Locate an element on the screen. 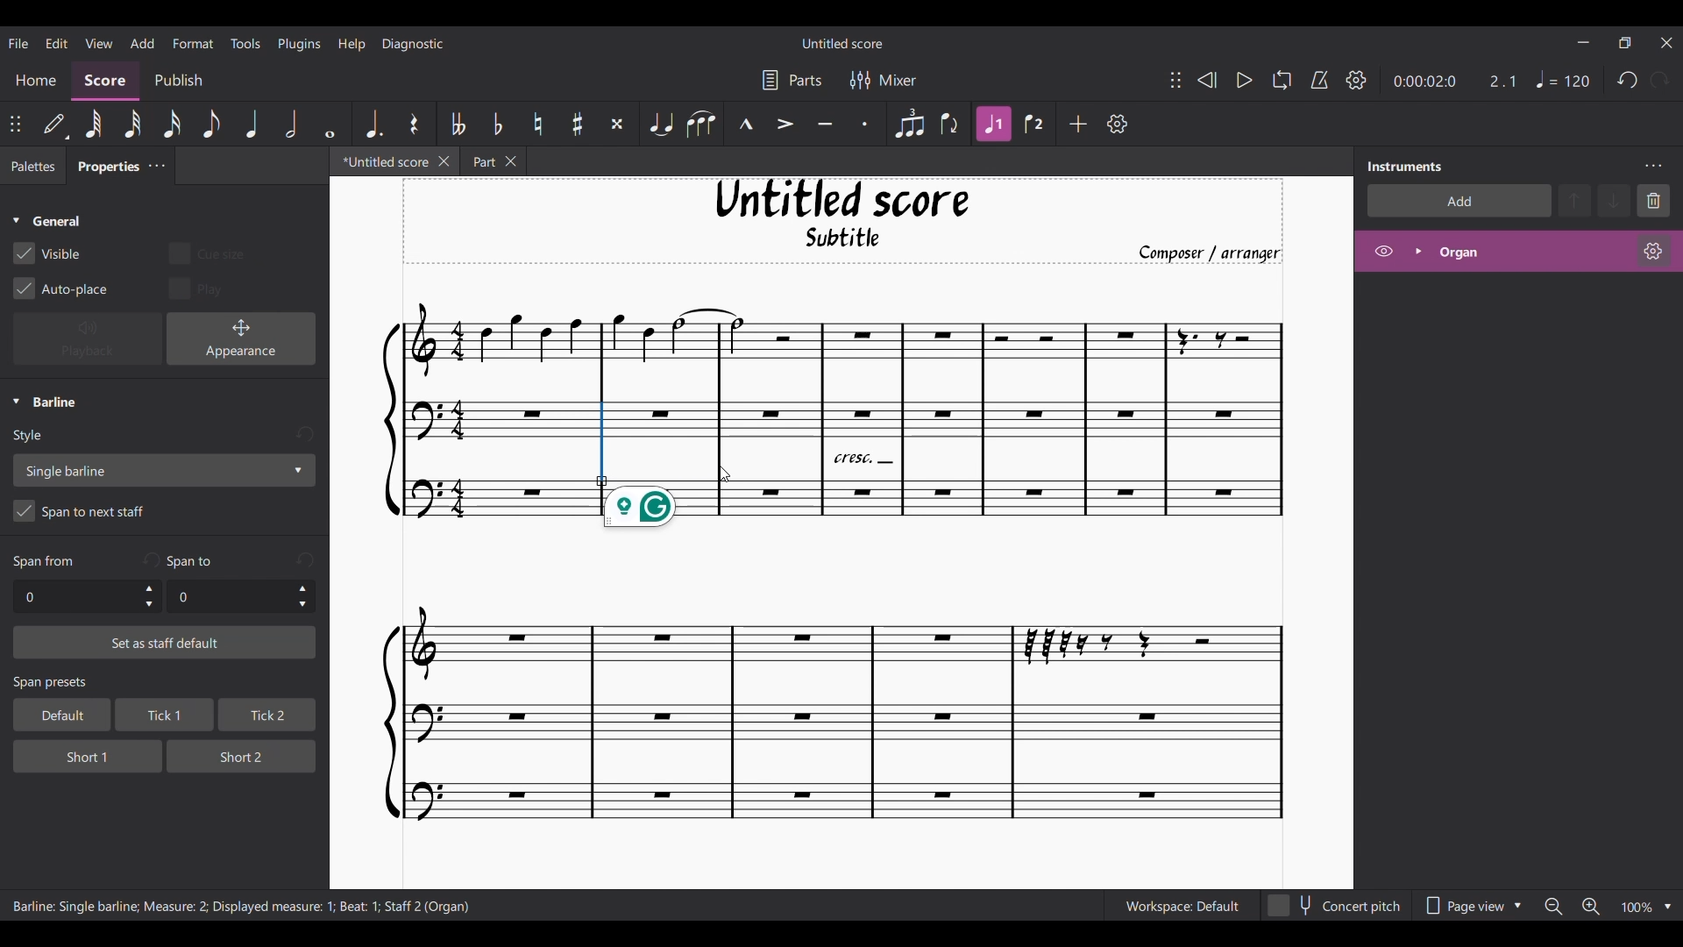 The height and width of the screenshot is (947, 1683). Close interface is located at coordinates (1667, 43).